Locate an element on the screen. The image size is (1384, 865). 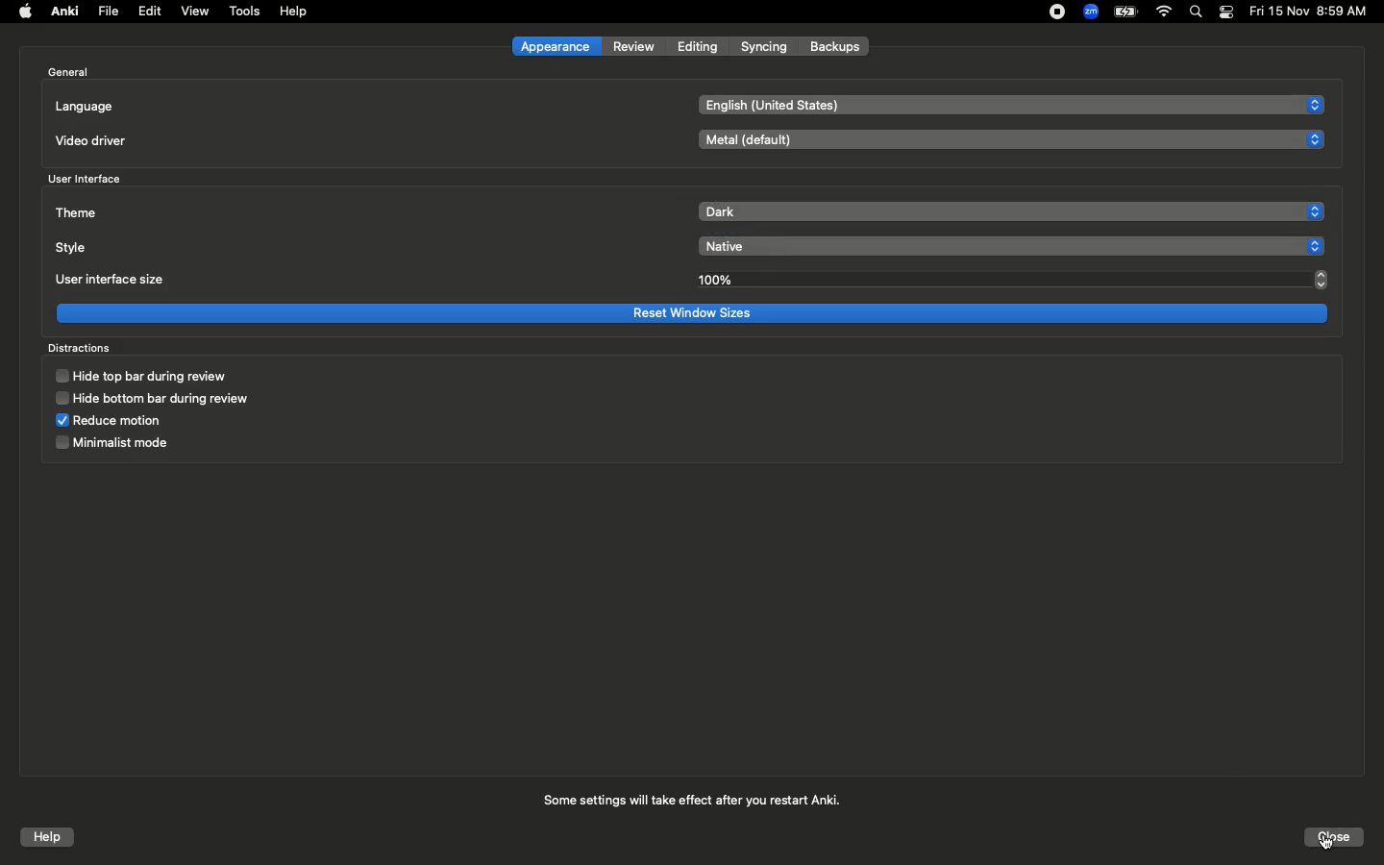
View is located at coordinates (196, 10).